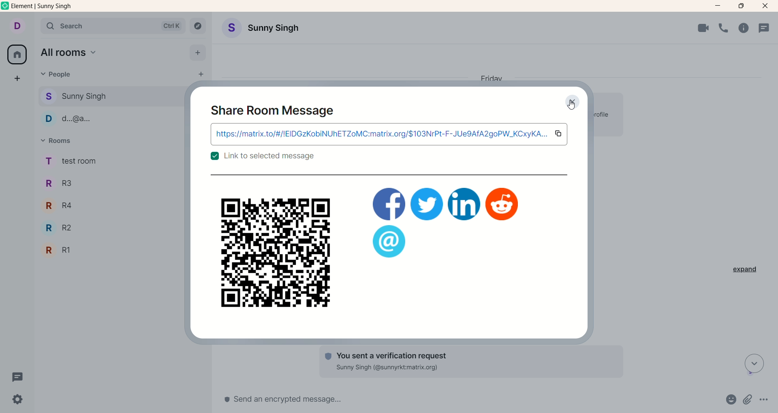  What do you see at coordinates (719, 5) in the screenshot?
I see `minimize` at bounding box center [719, 5].